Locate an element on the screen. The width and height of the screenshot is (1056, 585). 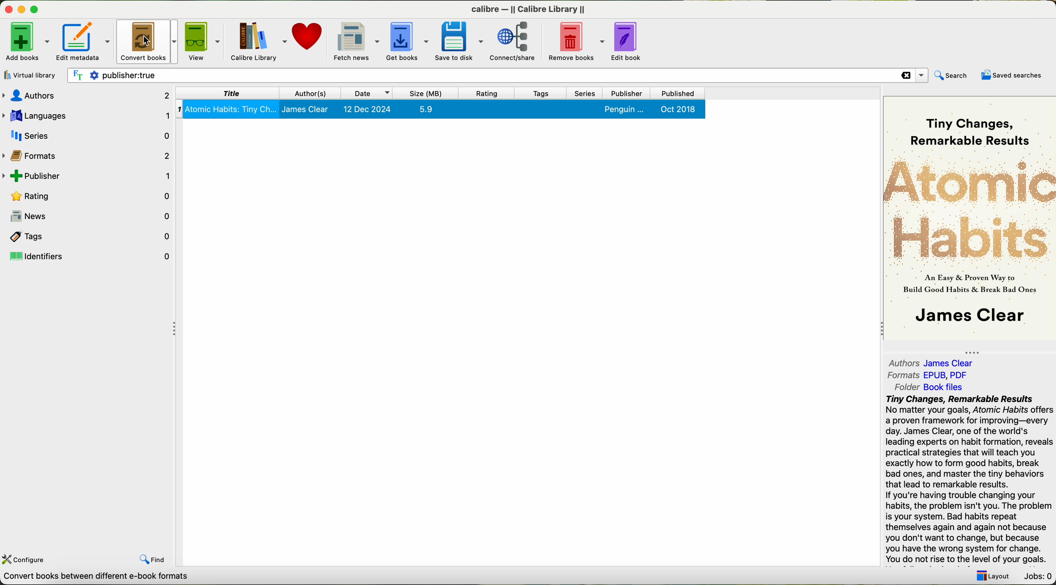
tags is located at coordinates (90, 237).